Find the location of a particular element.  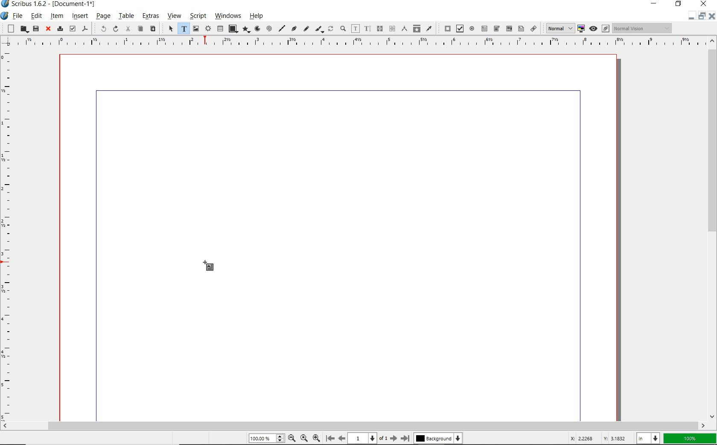

file is located at coordinates (18, 17).